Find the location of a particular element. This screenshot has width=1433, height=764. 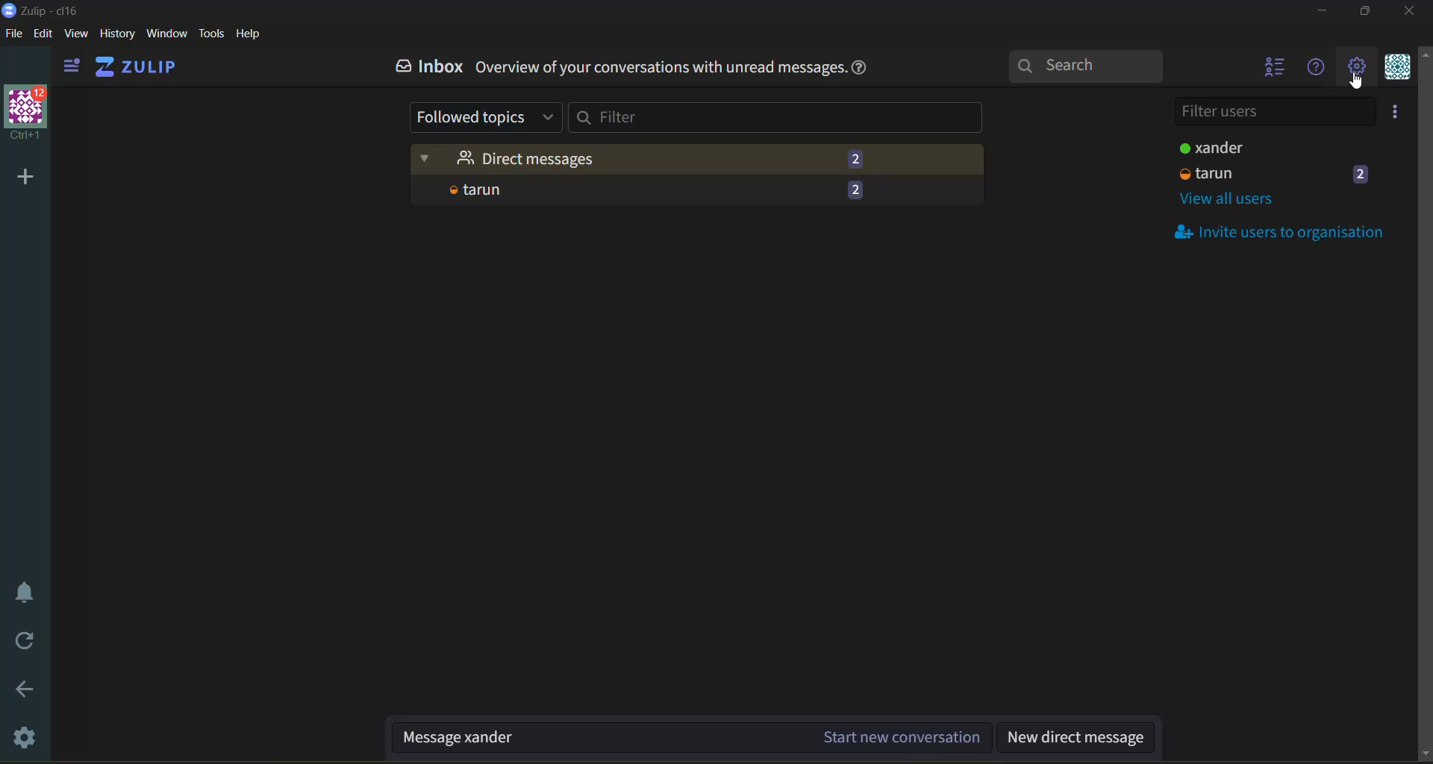

add organisation is located at coordinates (19, 174).